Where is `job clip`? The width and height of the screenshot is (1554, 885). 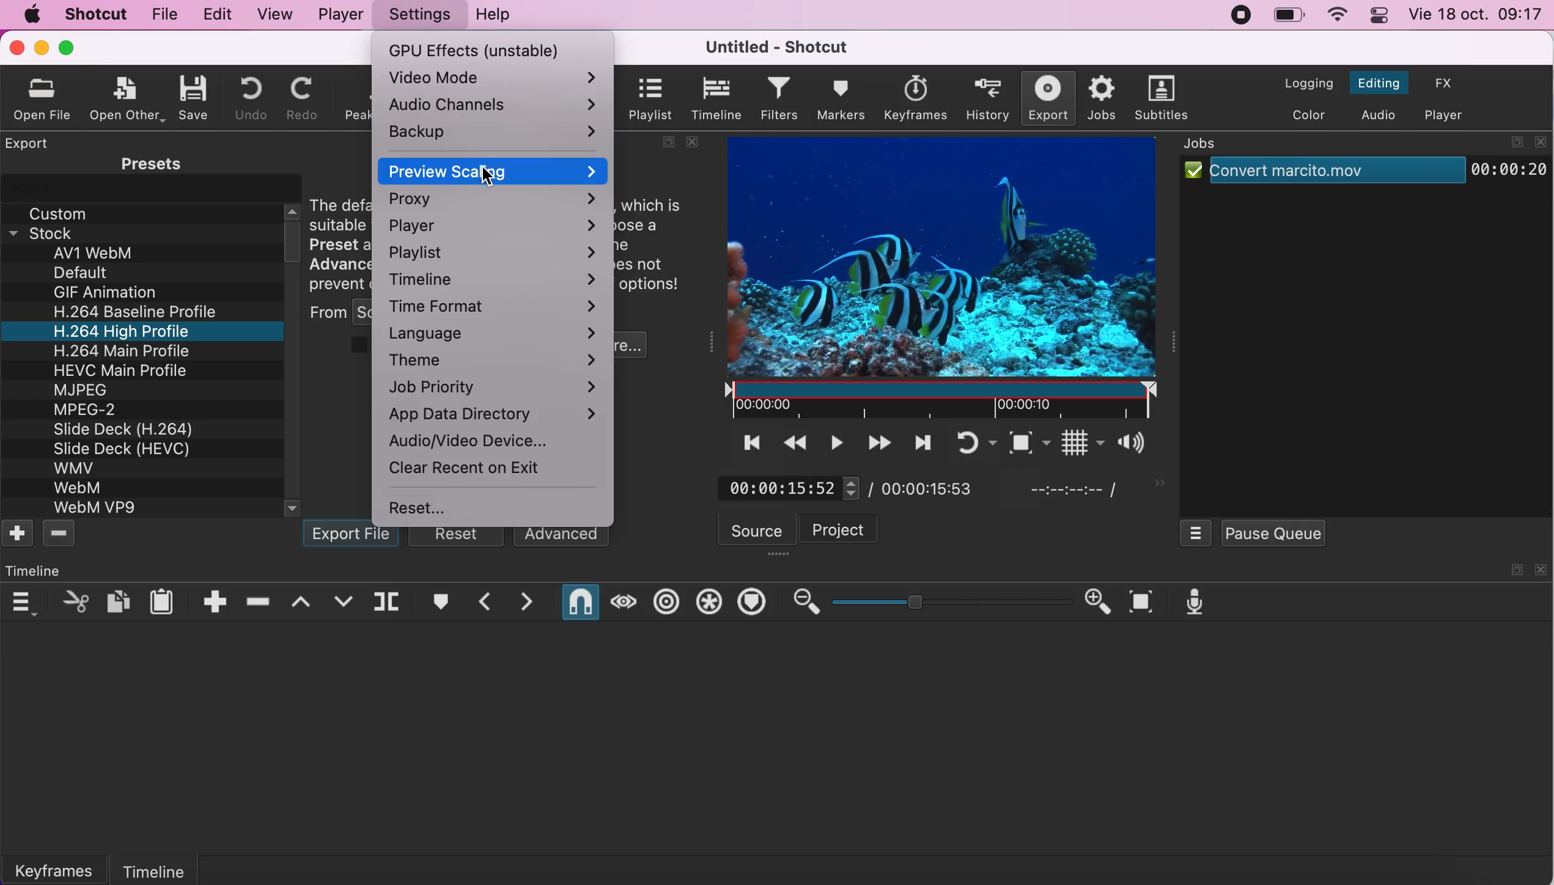
job clip is located at coordinates (1364, 176).